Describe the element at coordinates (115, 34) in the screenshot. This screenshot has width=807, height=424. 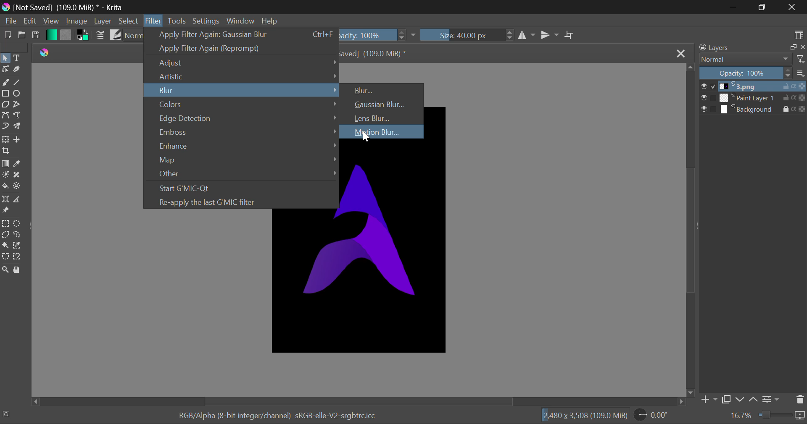
I see `Brush Presets` at that location.